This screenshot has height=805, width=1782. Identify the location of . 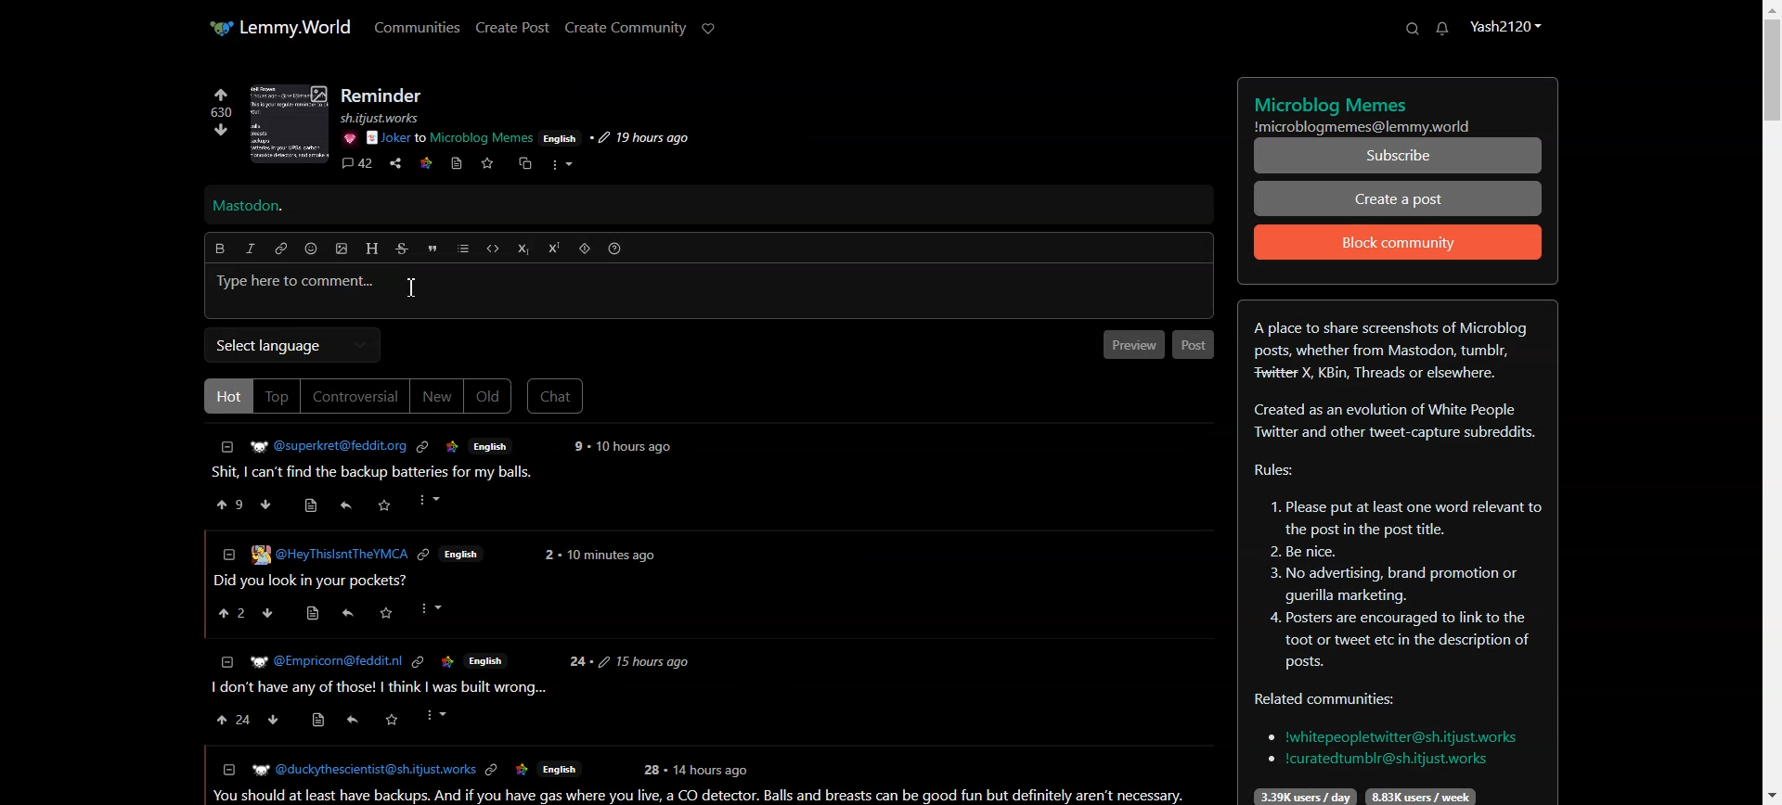
(417, 662).